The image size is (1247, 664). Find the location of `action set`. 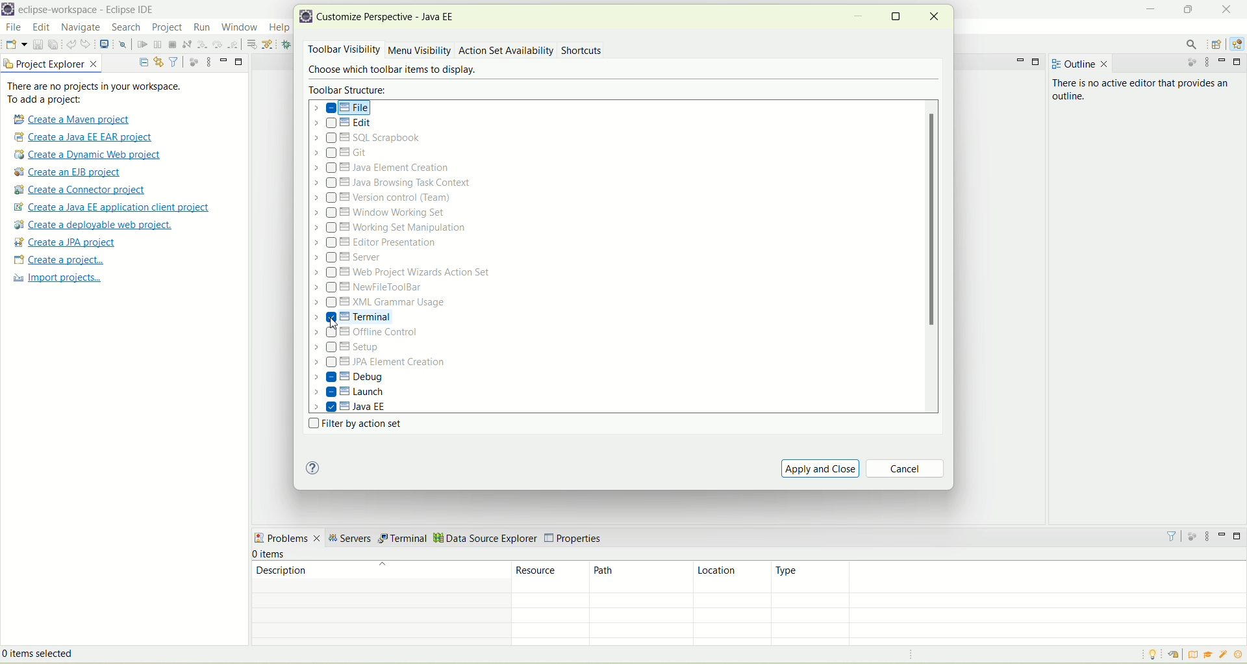

action set is located at coordinates (480, 49).